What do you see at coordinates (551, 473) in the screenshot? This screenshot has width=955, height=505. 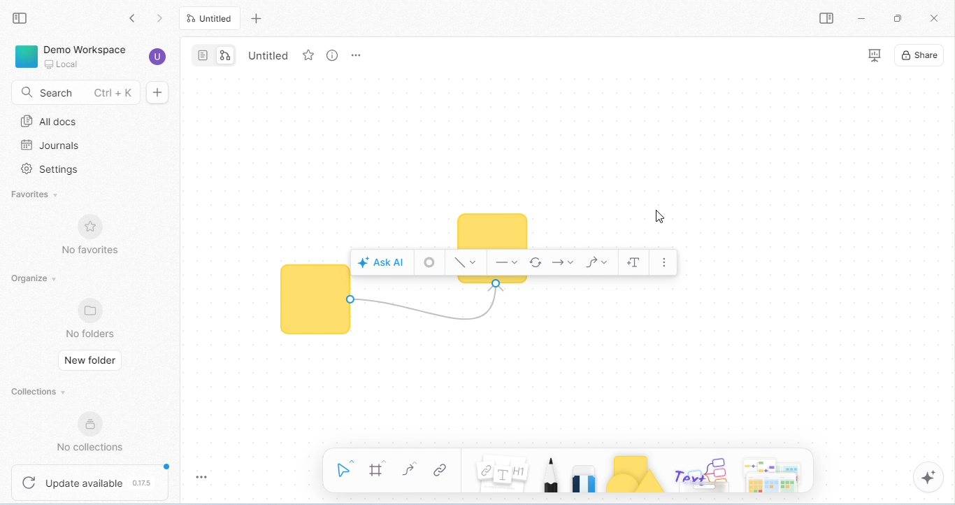 I see `pencil` at bounding box center [551, 473].